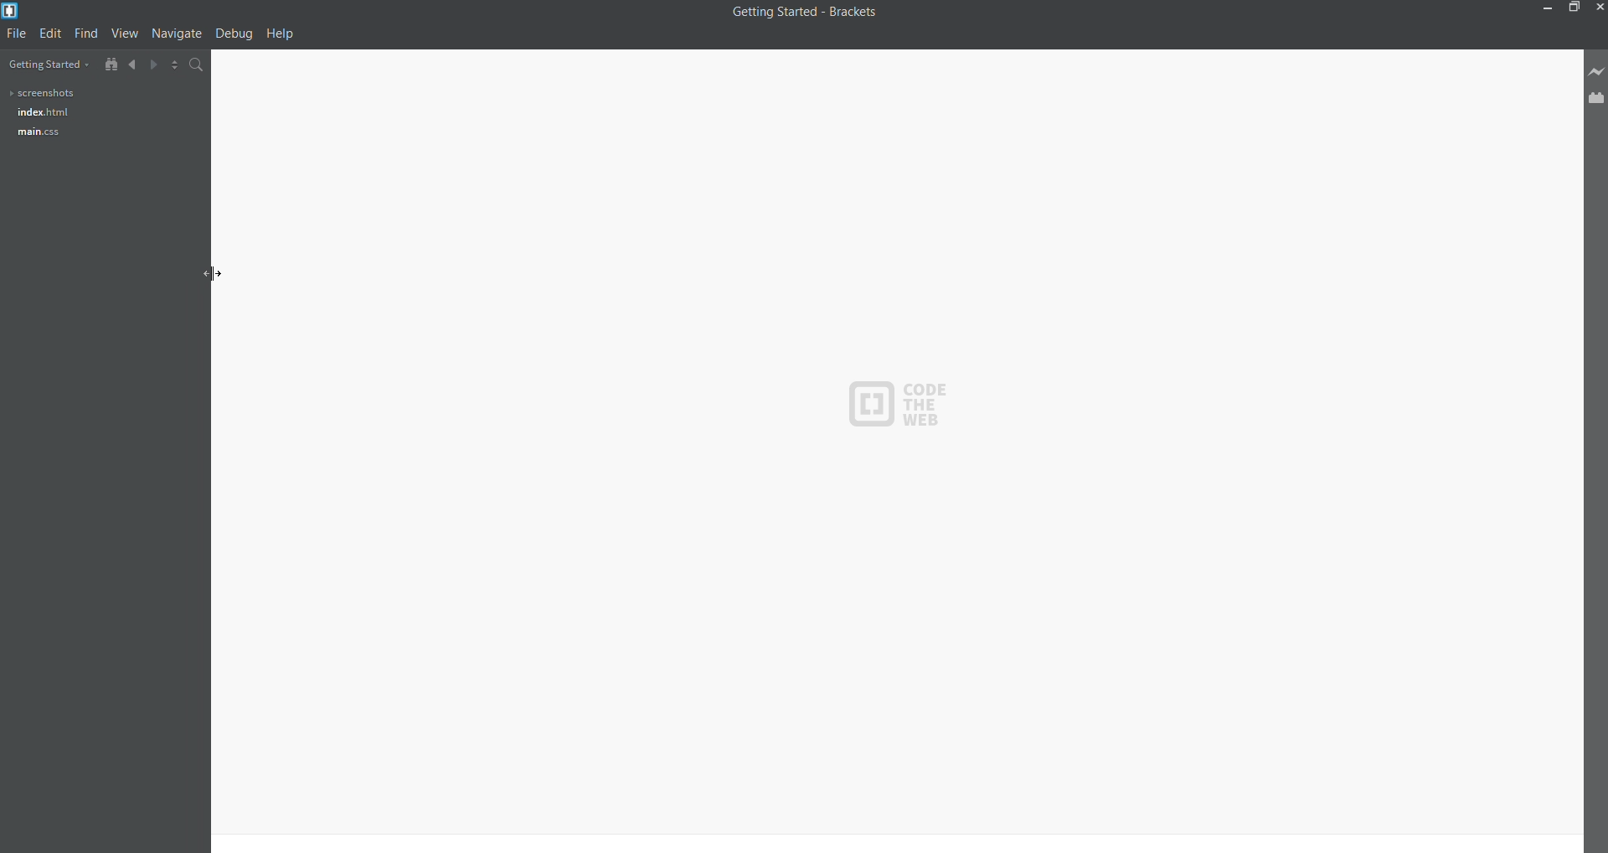 Image resolution: width=1608 pixels, height=853 pixels. I want to click on navigate, so click(174, 35).